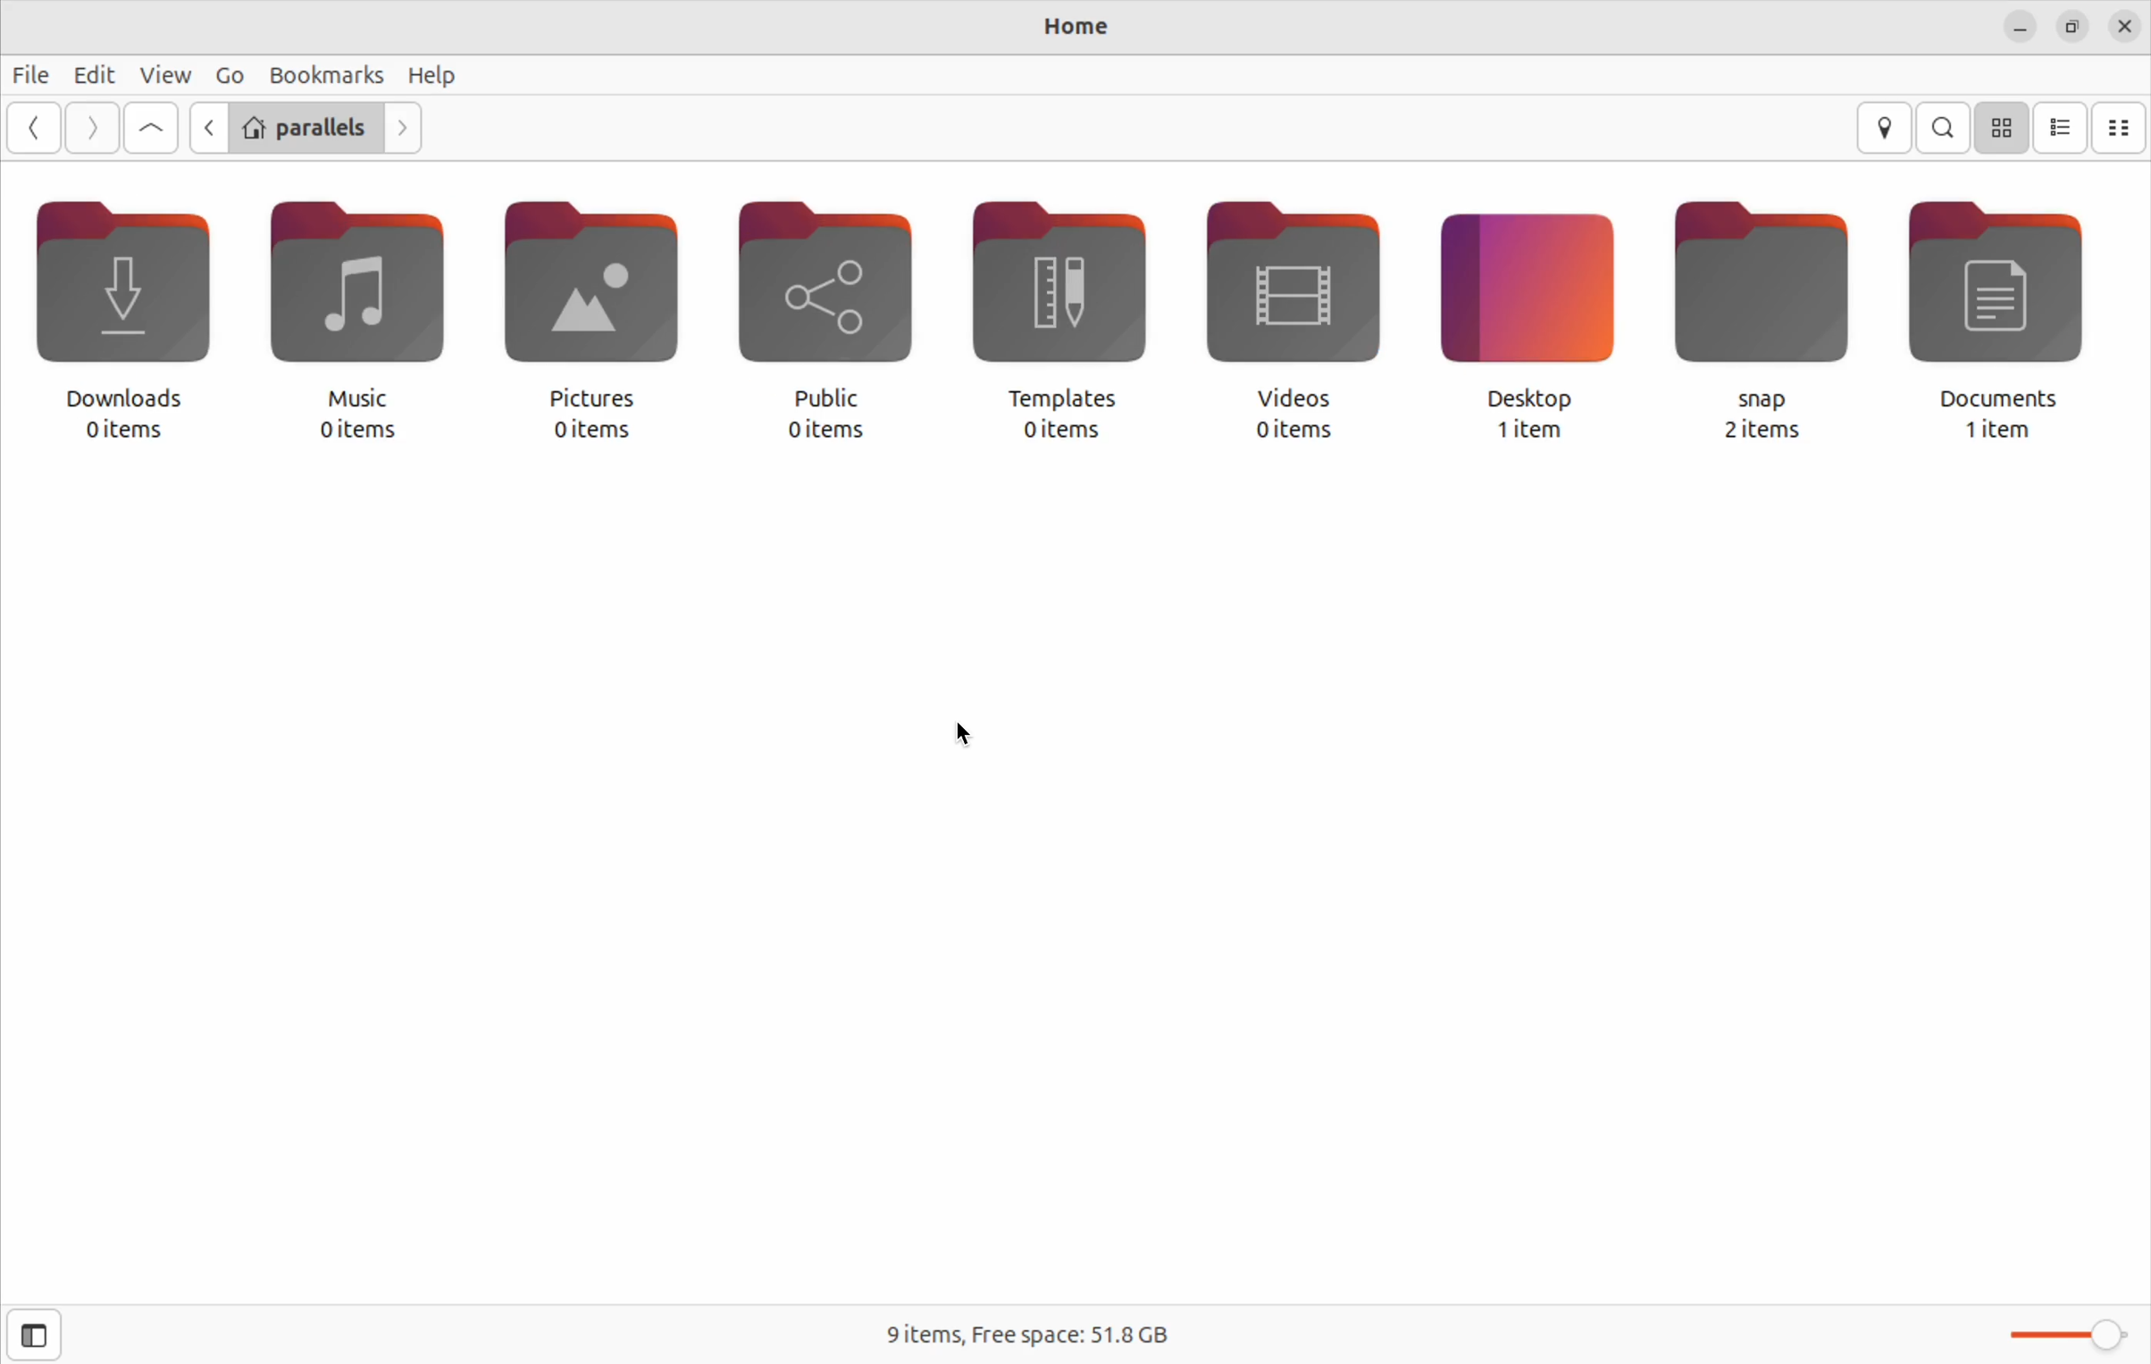 Image resolution: width=2151 pixels, height=1364 pixels. I want to click on resize, so click(2071, 28).